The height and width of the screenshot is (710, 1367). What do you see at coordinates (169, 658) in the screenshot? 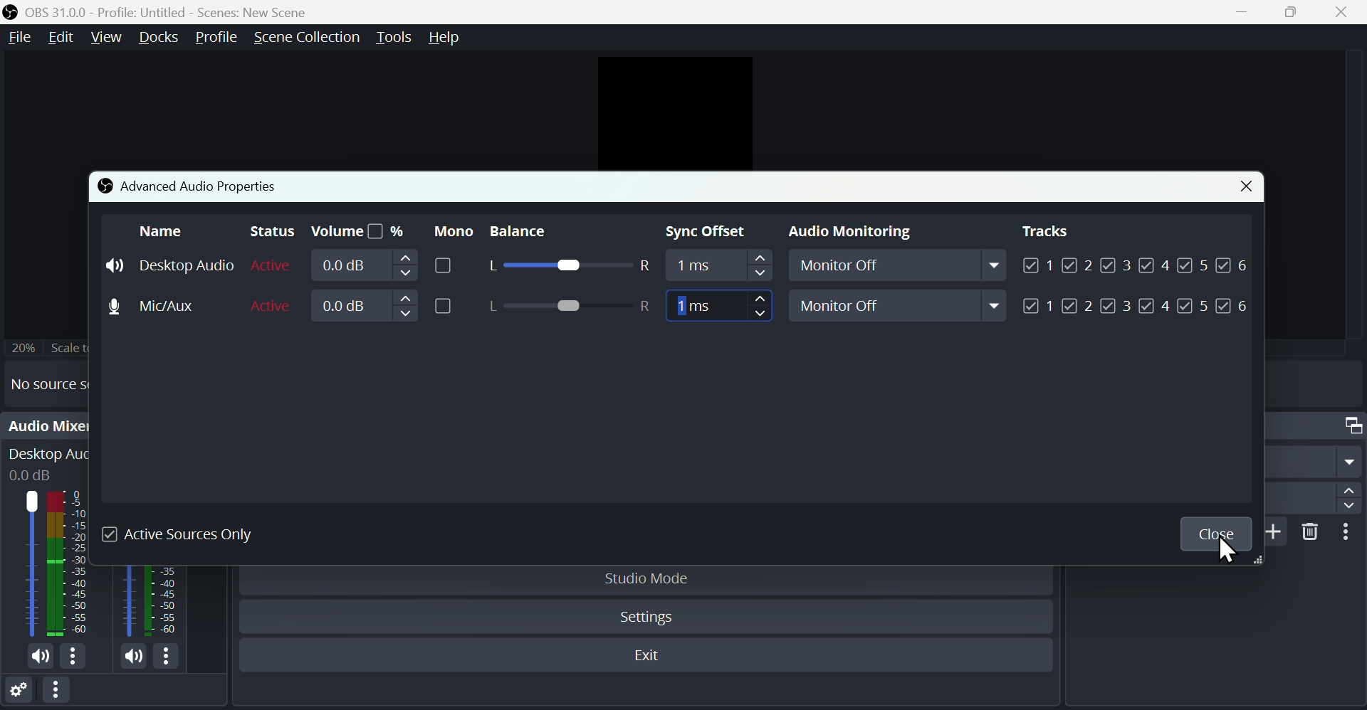
I see `More options` at bounding box center [169, 658].